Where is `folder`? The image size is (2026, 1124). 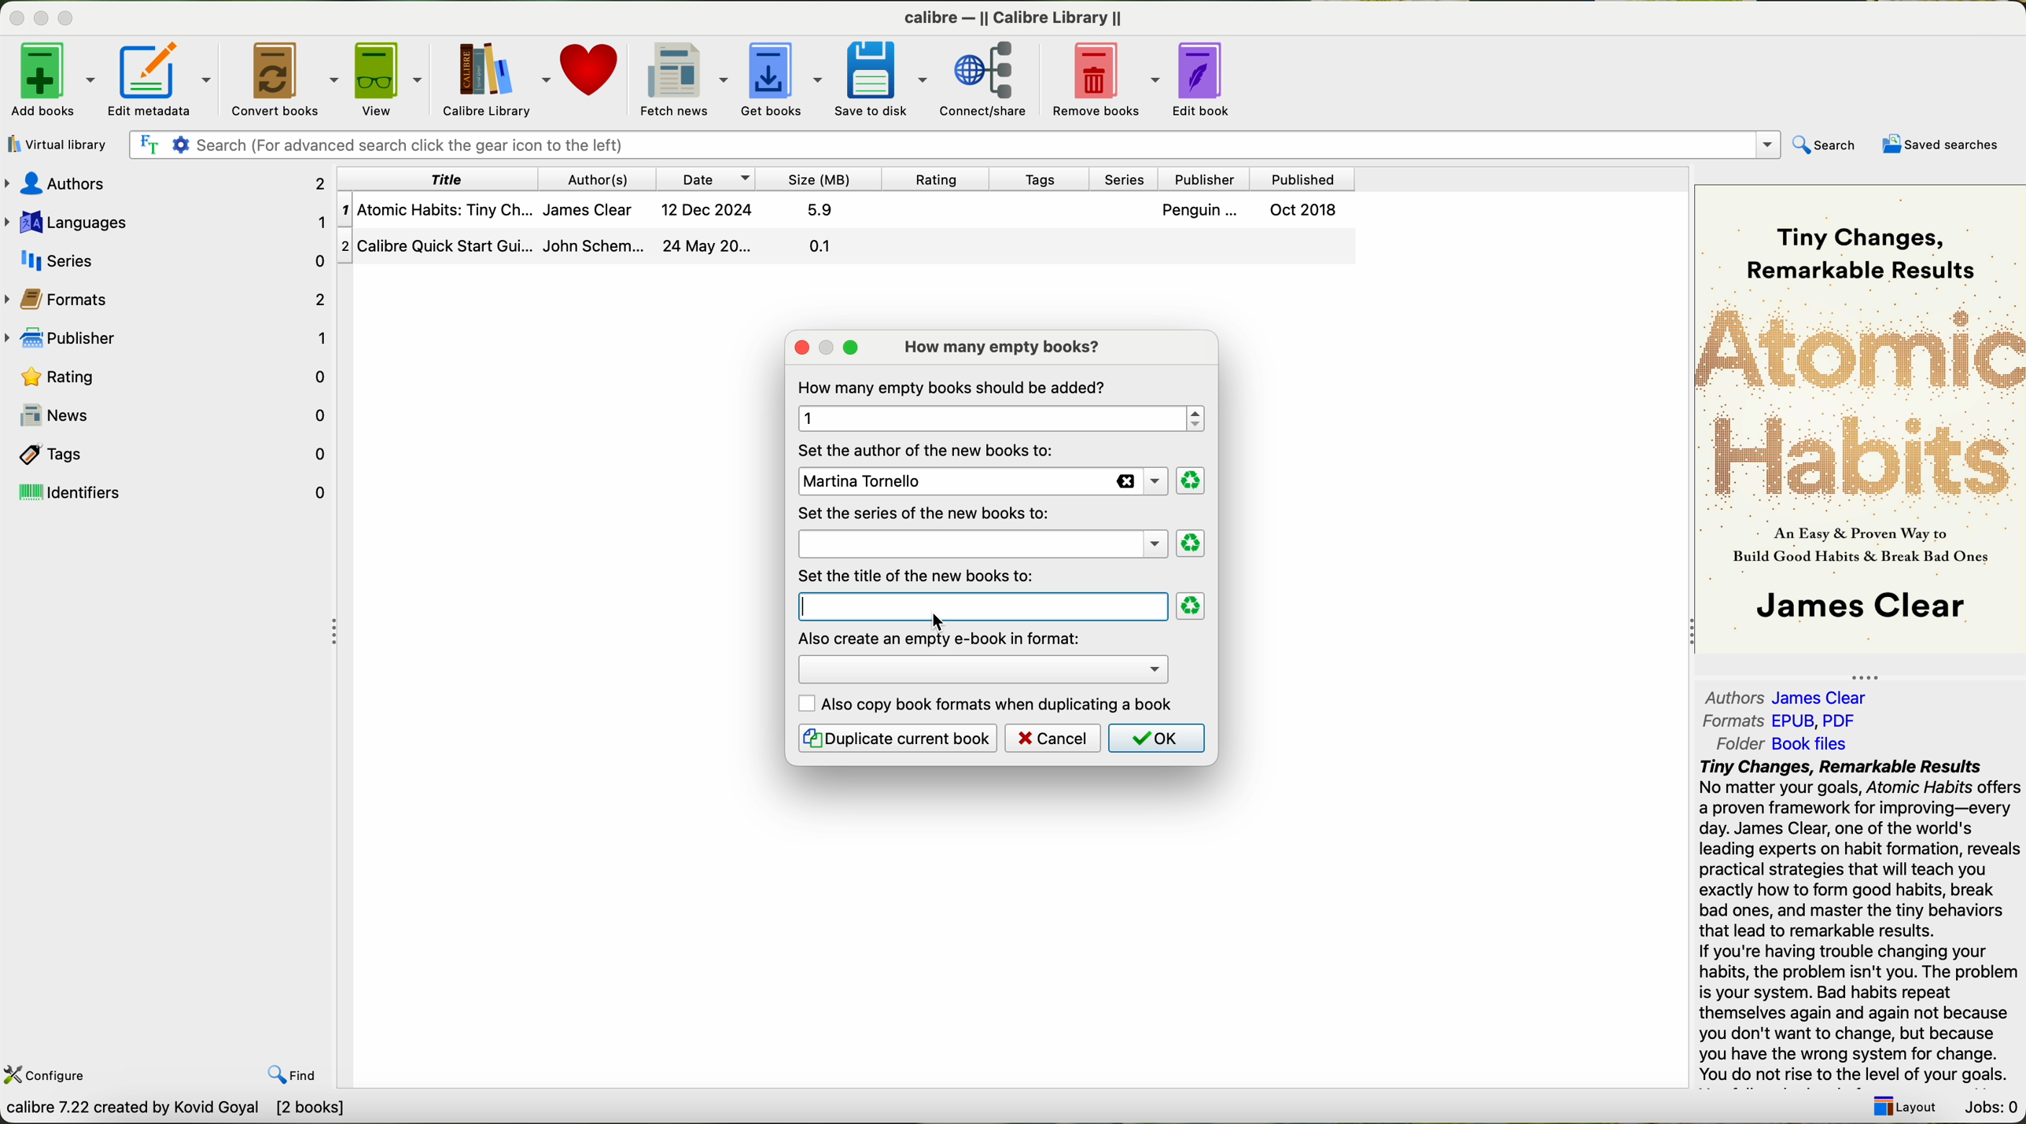 folder is located at coordinates (1780, 744).